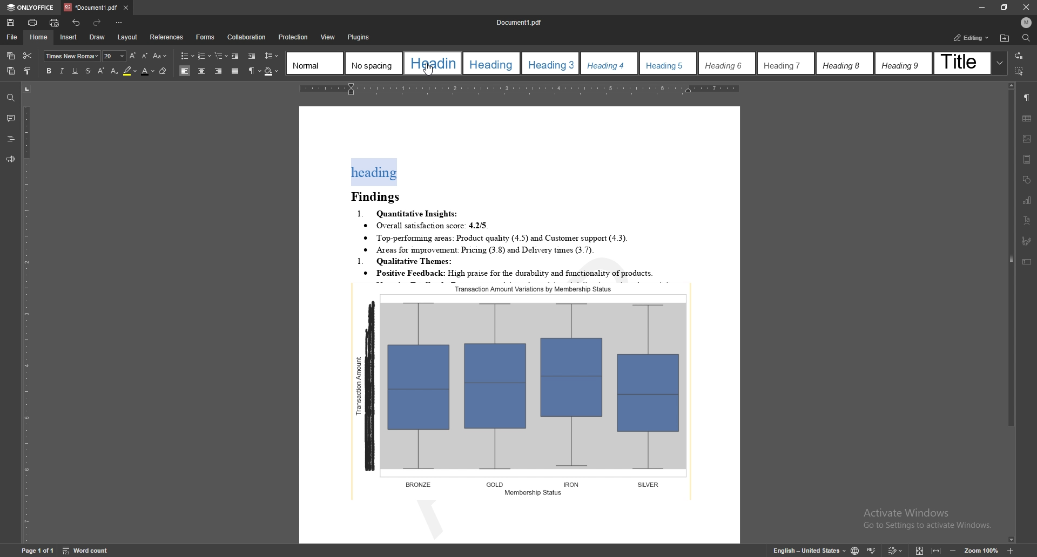 The image size is (1037, 557). I want to click on line spacing, so click(272, 56).